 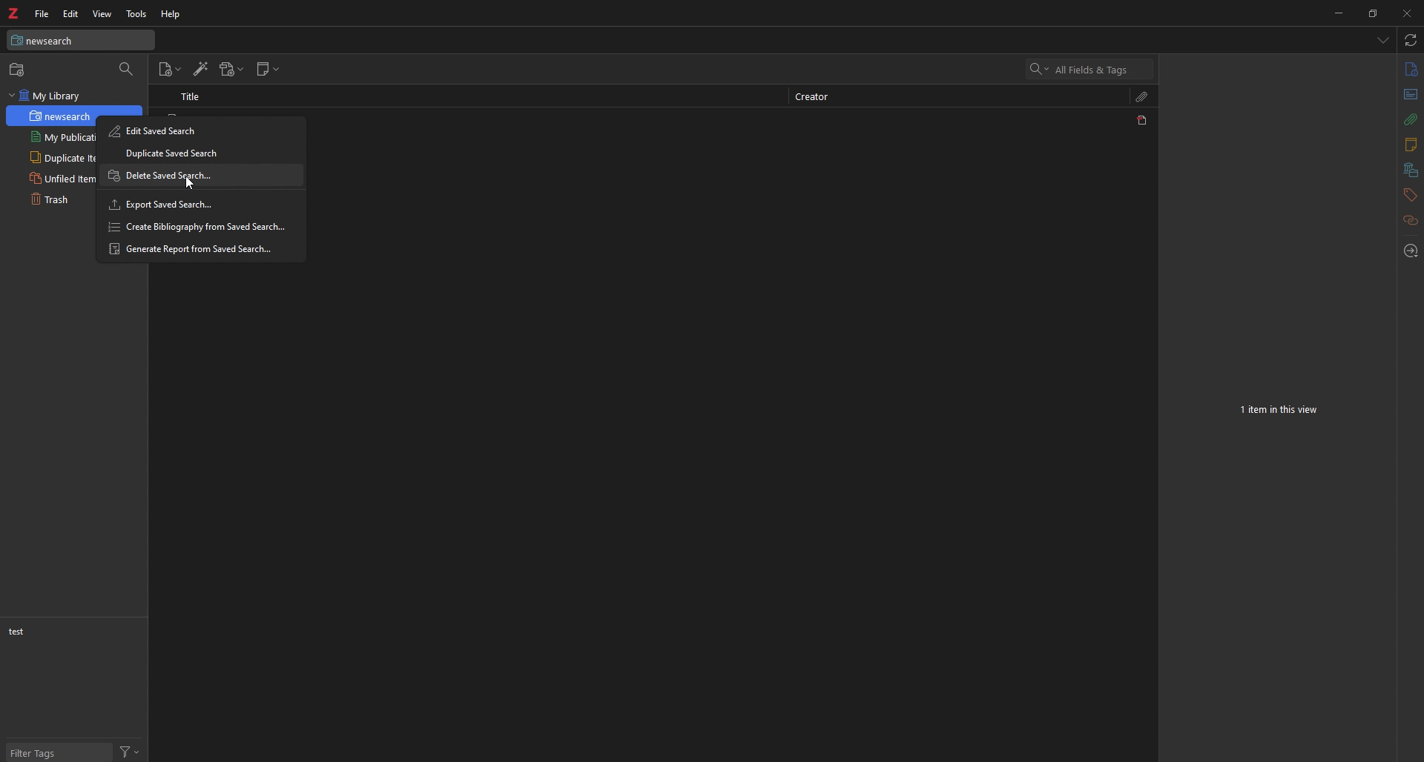 I want to click on 7 items in this view, so click(x=1279, y=408).